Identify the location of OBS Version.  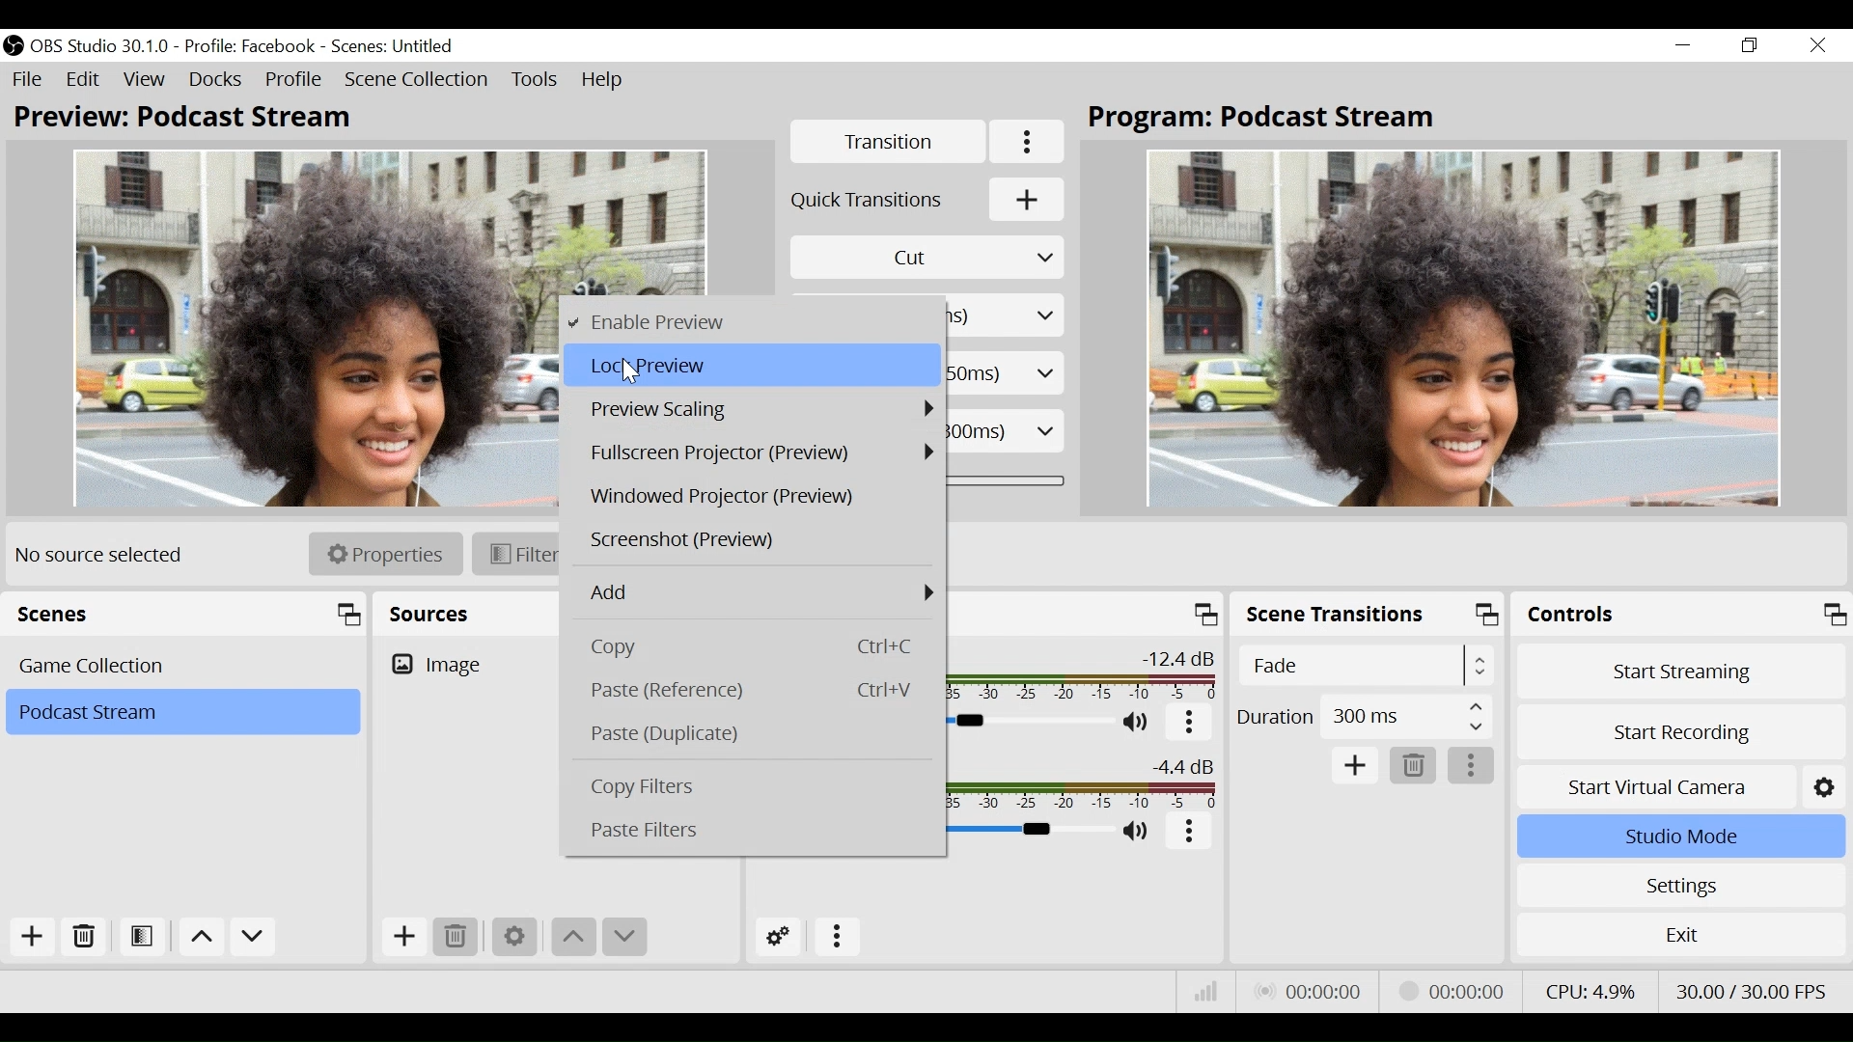
(102, 47).